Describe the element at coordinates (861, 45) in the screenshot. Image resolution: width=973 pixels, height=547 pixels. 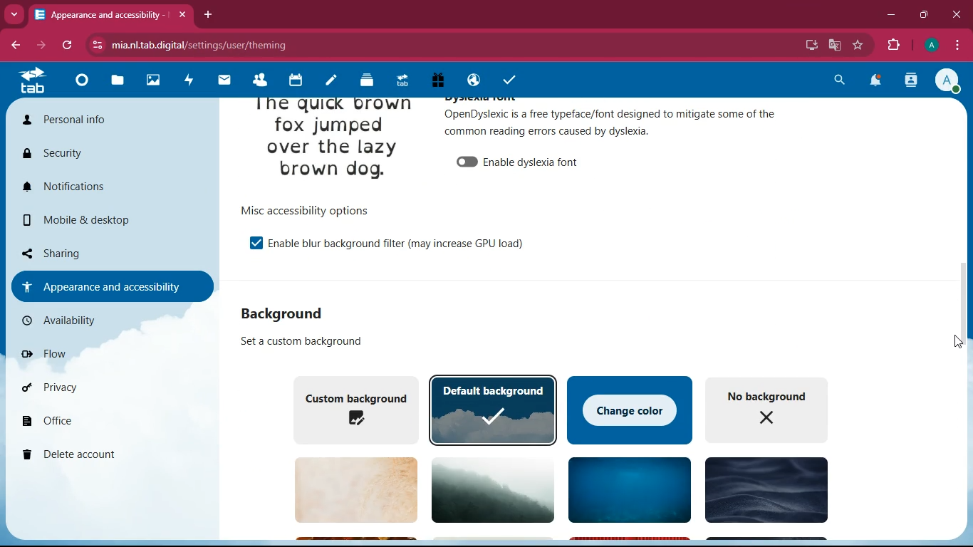
I see `favourite` at that location.